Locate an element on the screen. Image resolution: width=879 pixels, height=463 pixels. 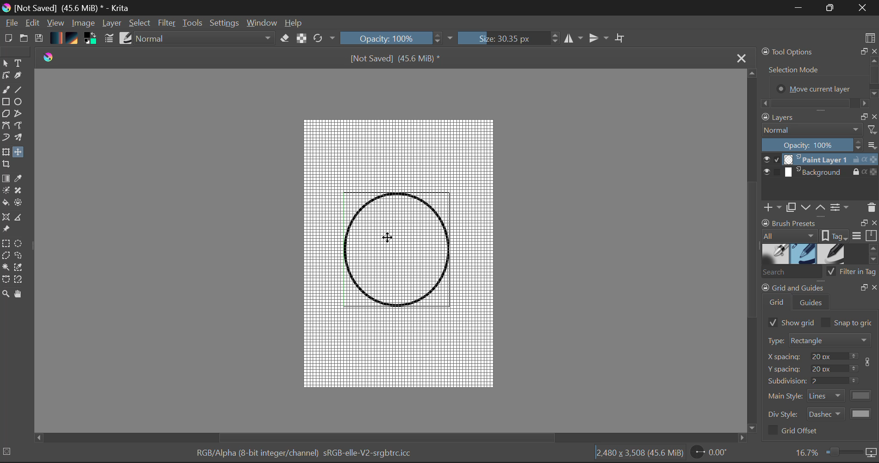
Colors in use is located at coordinates (92, 40).